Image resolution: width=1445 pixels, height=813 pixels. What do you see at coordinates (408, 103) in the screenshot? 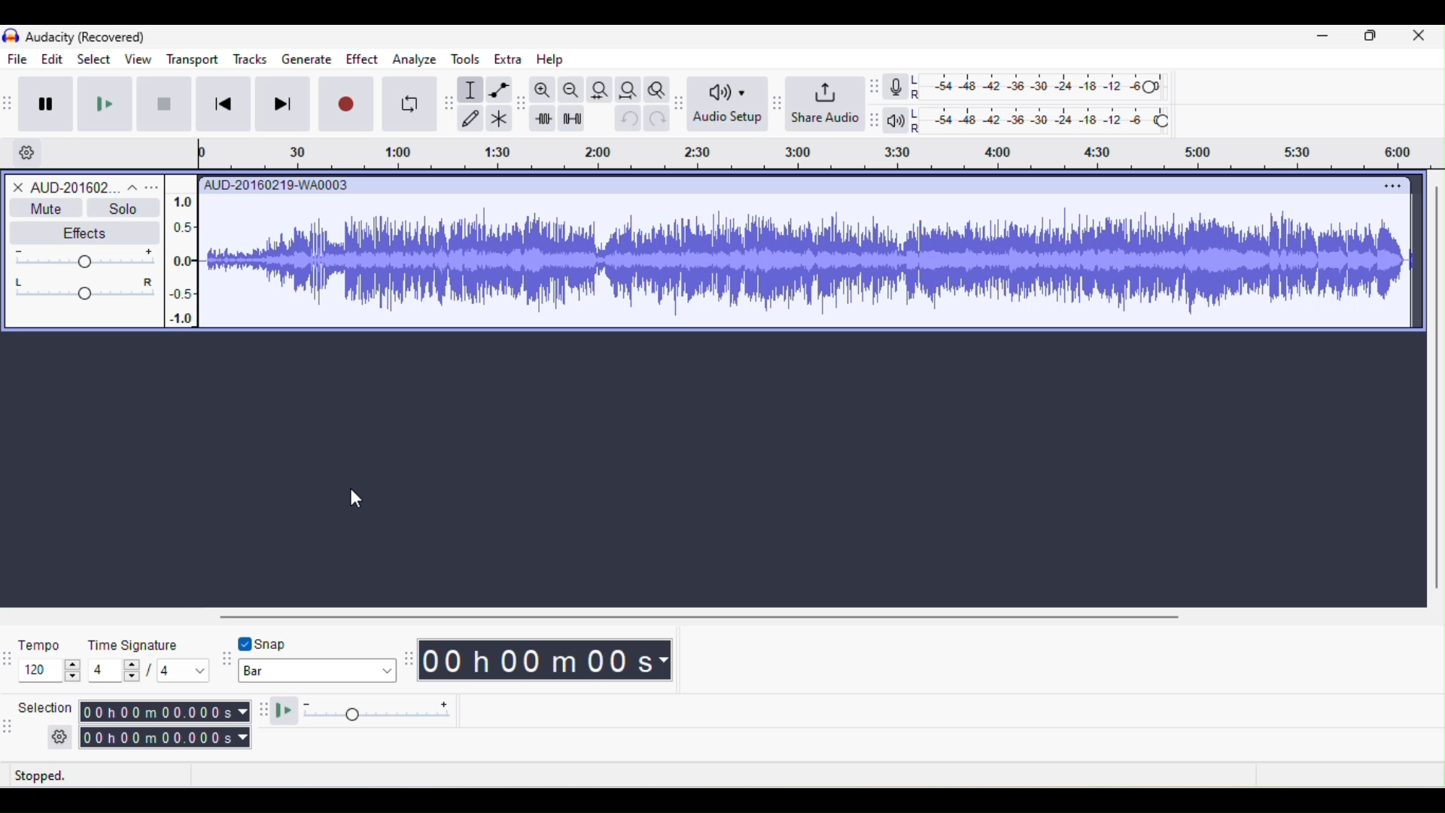
I see `enable looping` at bounding box center [408, 103].